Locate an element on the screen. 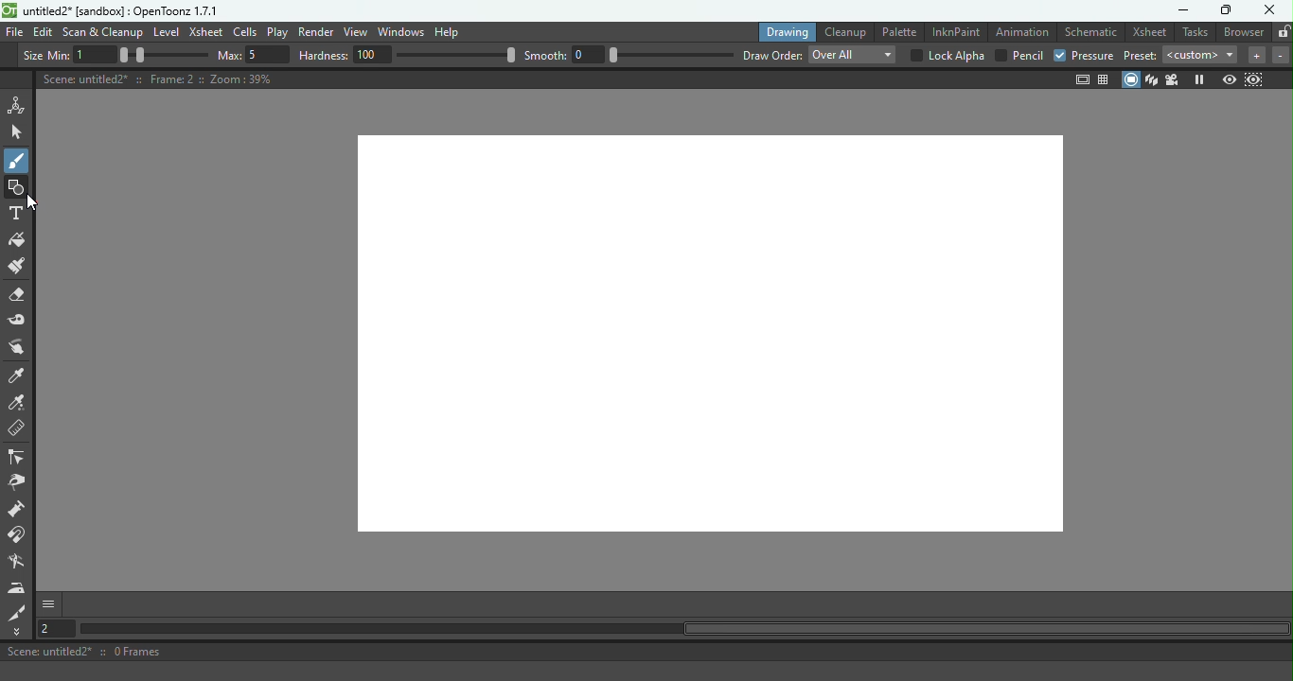 This screenshot has width=1293, height=681. Canvas details is located at coordinates (158, 79).